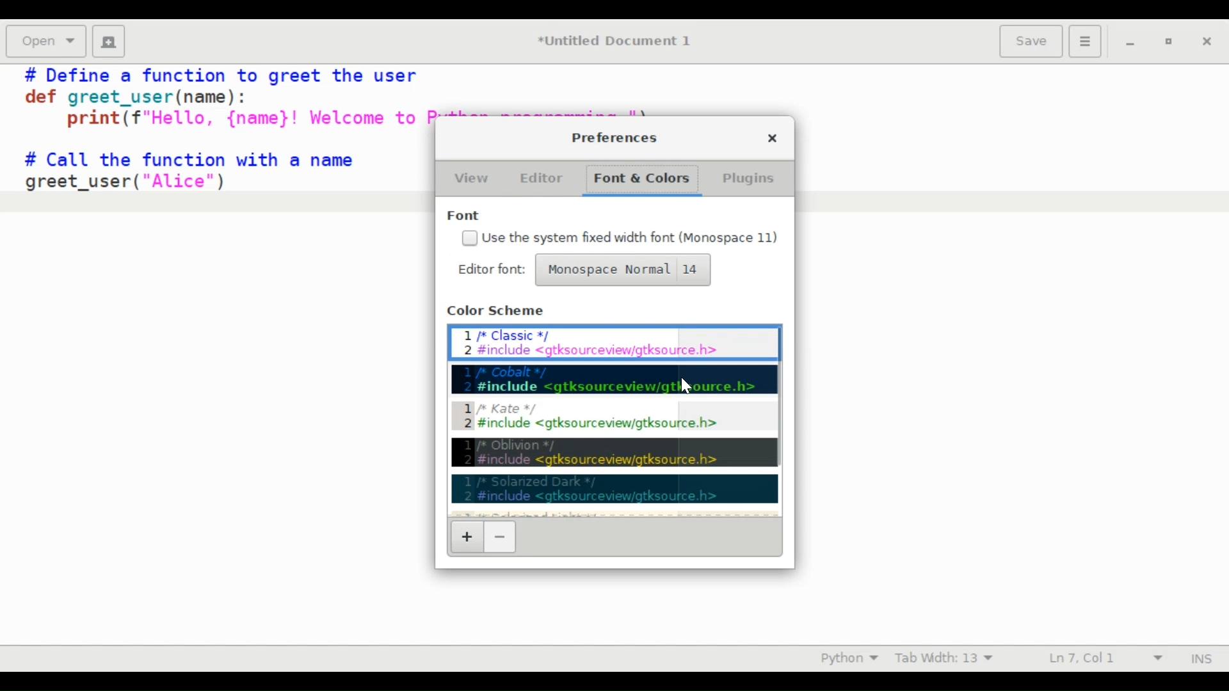 This screenshot has width=1229, height=691. What do you see at coordinates (499, 538) in the screenshot?
I see `Uninstall scheme` at bounding box center [499, 538].